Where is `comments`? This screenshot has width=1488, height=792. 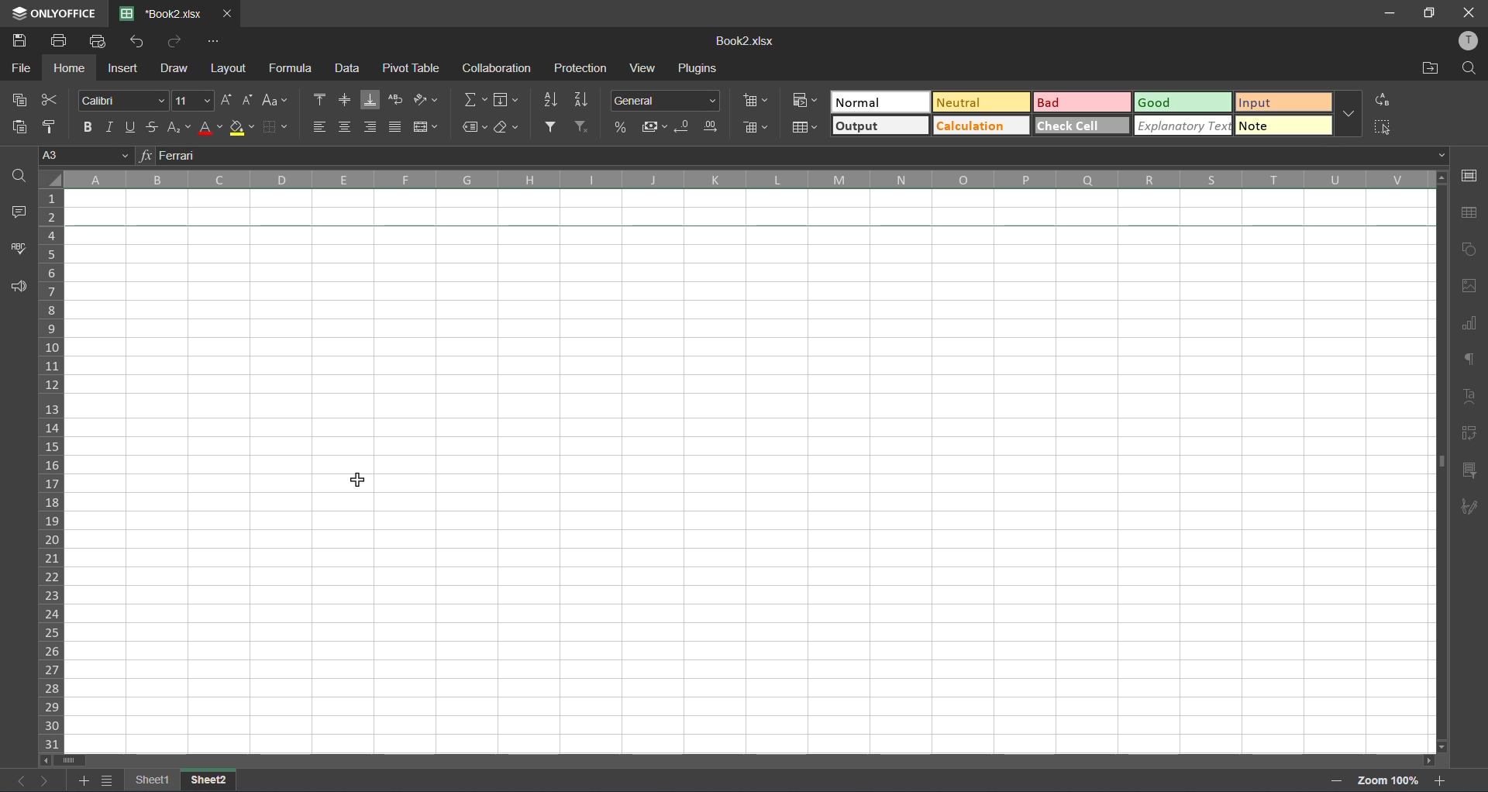
comments is located at coordinates (18, 212).